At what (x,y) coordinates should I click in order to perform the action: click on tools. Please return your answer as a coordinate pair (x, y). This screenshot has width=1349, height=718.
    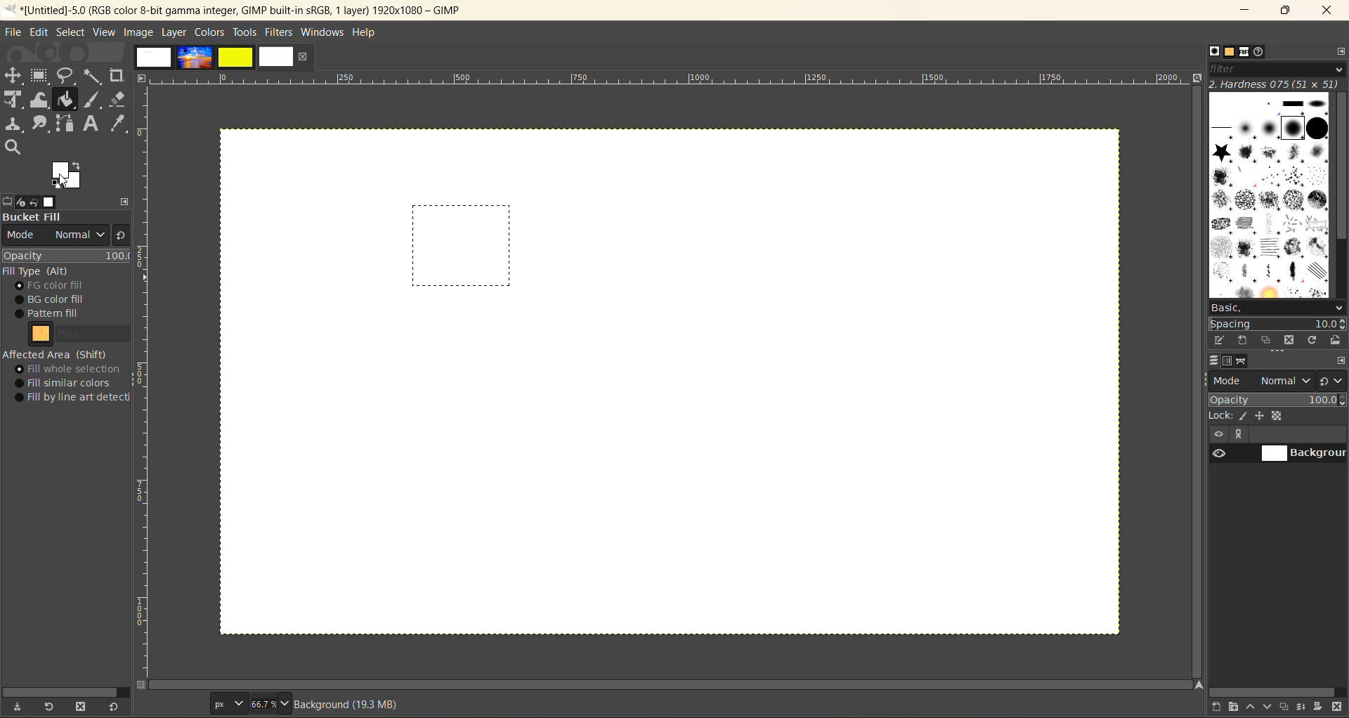
    Looking at the image, I should click on (64, 110).